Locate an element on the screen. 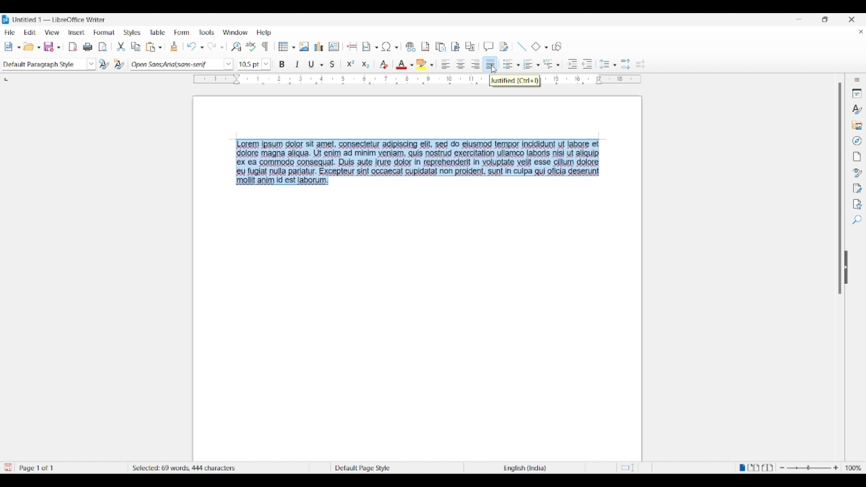 The image size is (866, 487). 69 words, 446 characters is located at coordinates (170, 467).